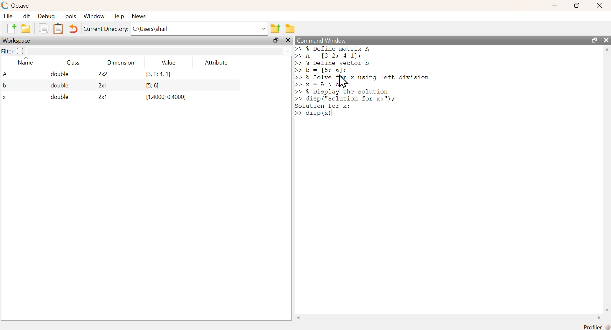  I want to click on profiler, so click(595, 327).